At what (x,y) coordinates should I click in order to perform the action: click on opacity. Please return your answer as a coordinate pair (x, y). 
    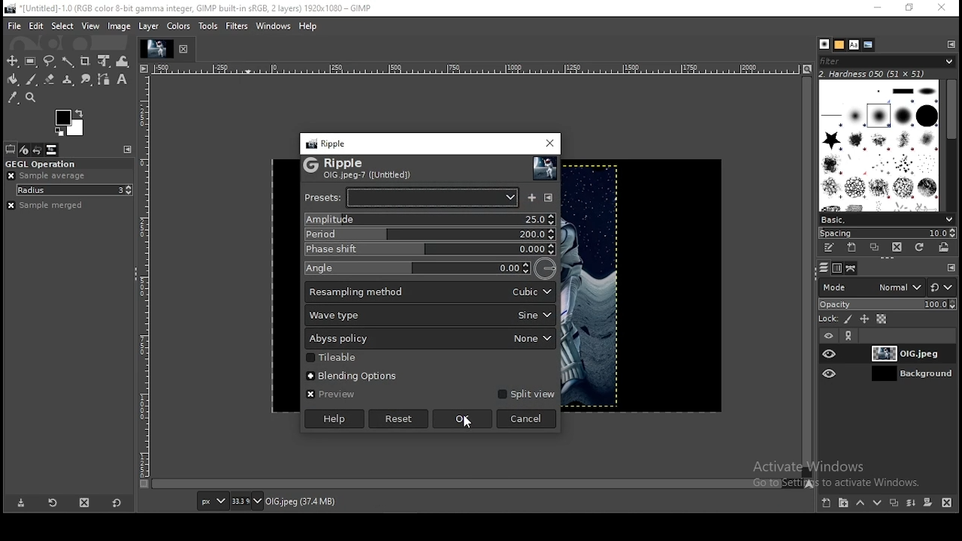
    Looking at the image, I should click on (887, 304).